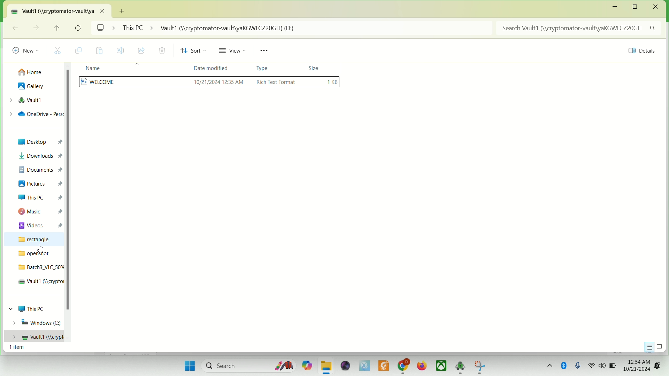 The width and height of the screenshot is (669, 376). Describe the element at coordinates (195, 51) in the screenshot. I see `sort` at that location.